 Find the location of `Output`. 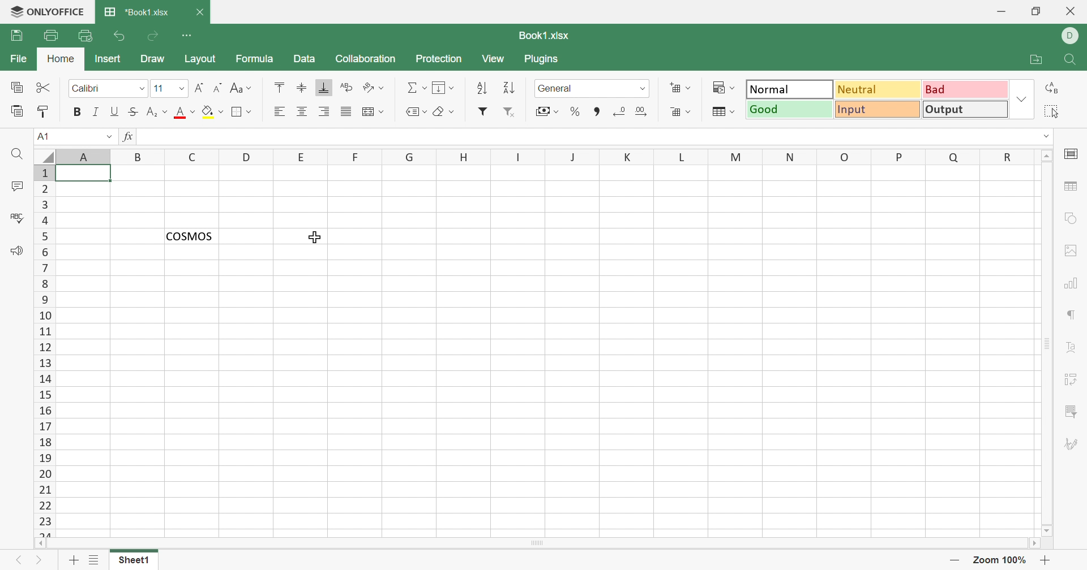

Output is located at coordinates (964, 109).